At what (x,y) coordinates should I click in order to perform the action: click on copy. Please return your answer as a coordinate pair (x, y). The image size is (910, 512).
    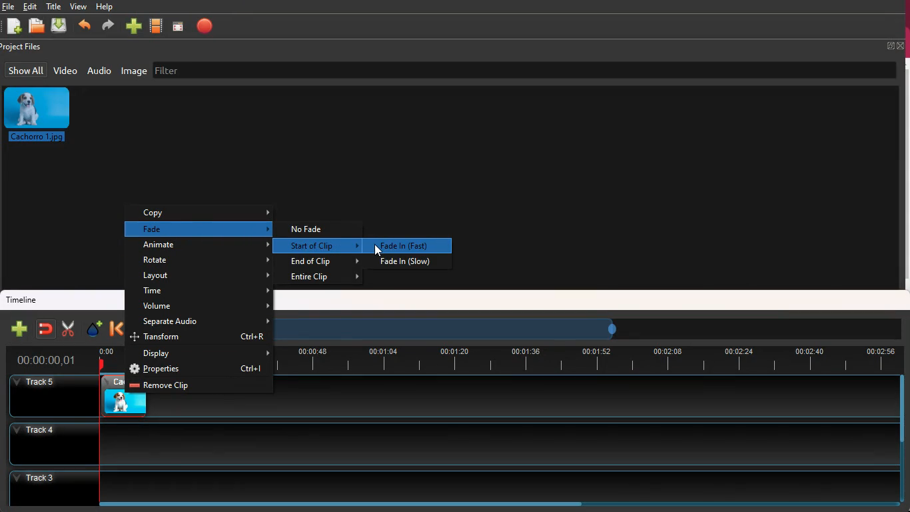
    Looking at the image, I should click on (207, 213).